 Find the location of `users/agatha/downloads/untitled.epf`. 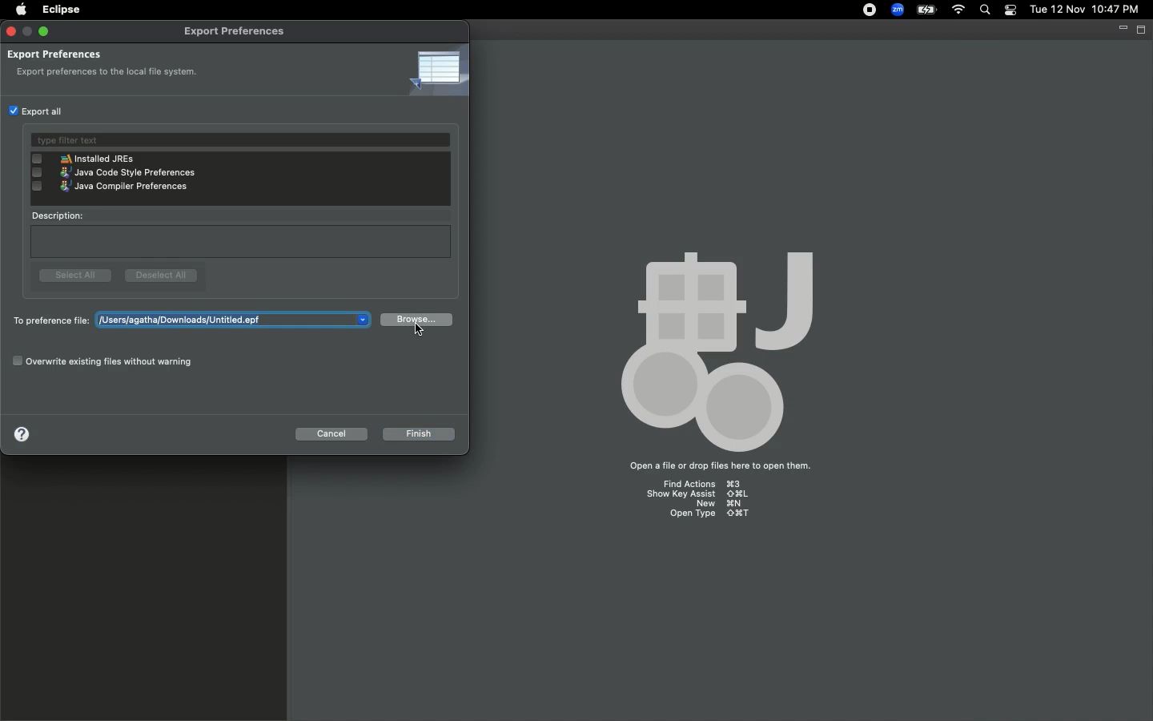

users/agatha/downloads/untitled.epf is located at coordinates (235, 320).